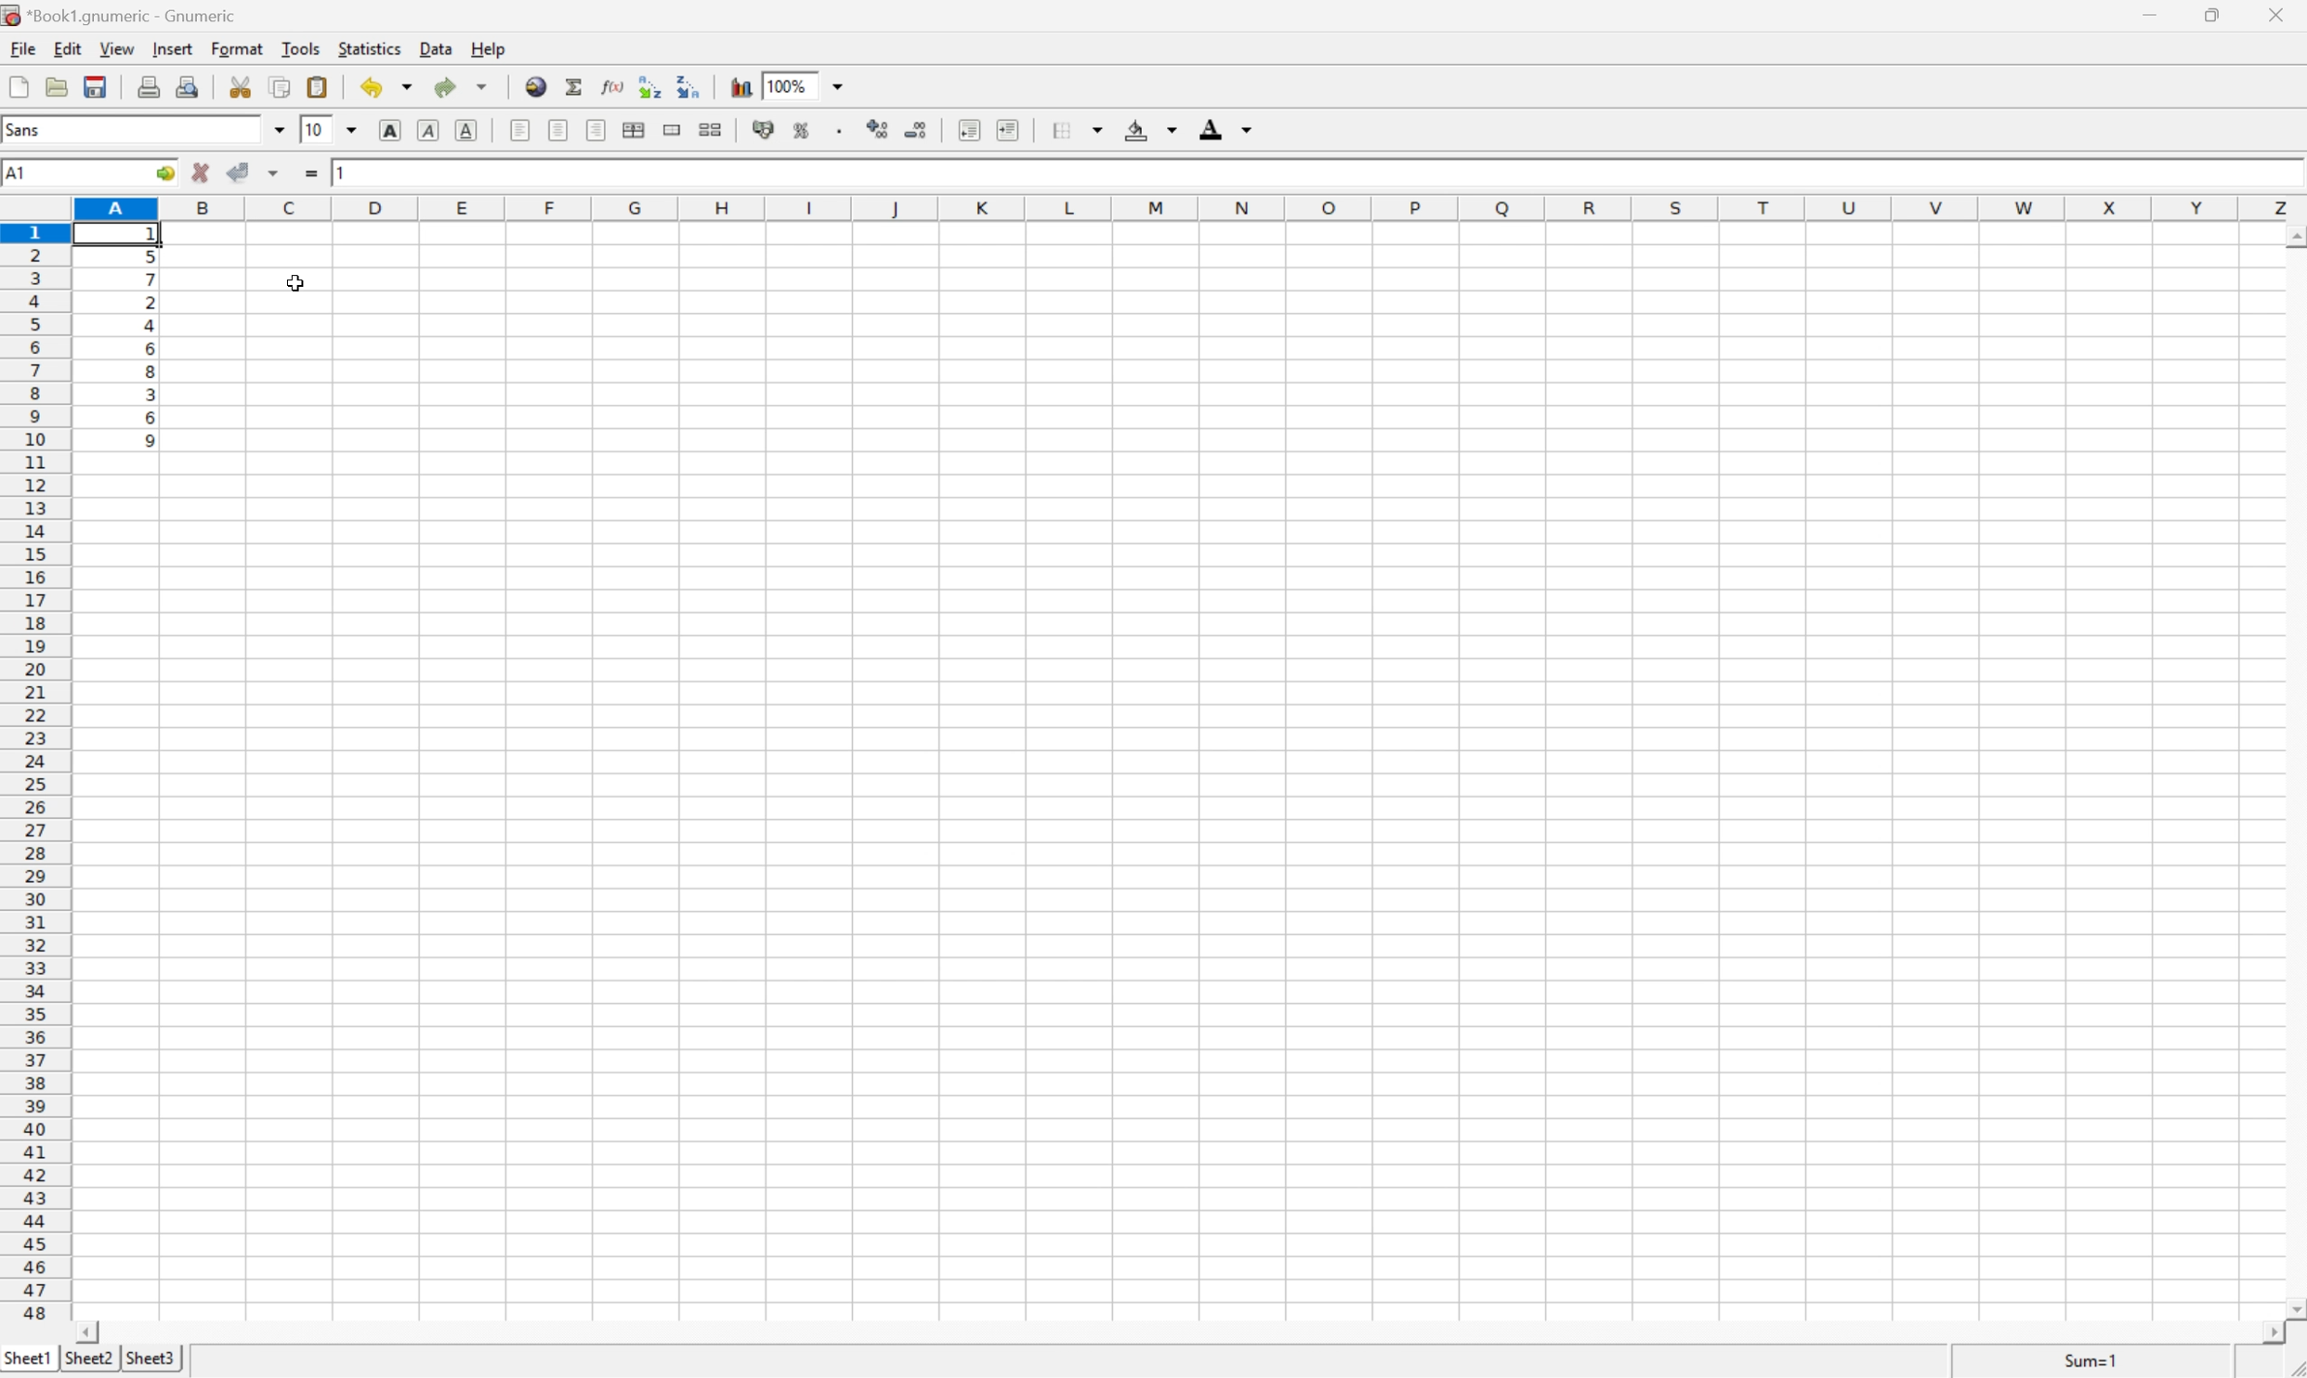  Describe the element at coordinates (2277, 14) in the screenshot. I see `close` at that location.